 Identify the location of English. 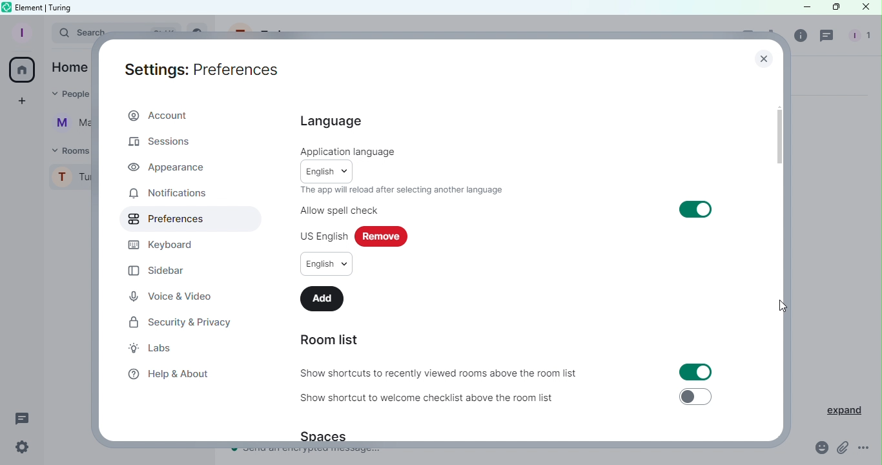
(327, 170).